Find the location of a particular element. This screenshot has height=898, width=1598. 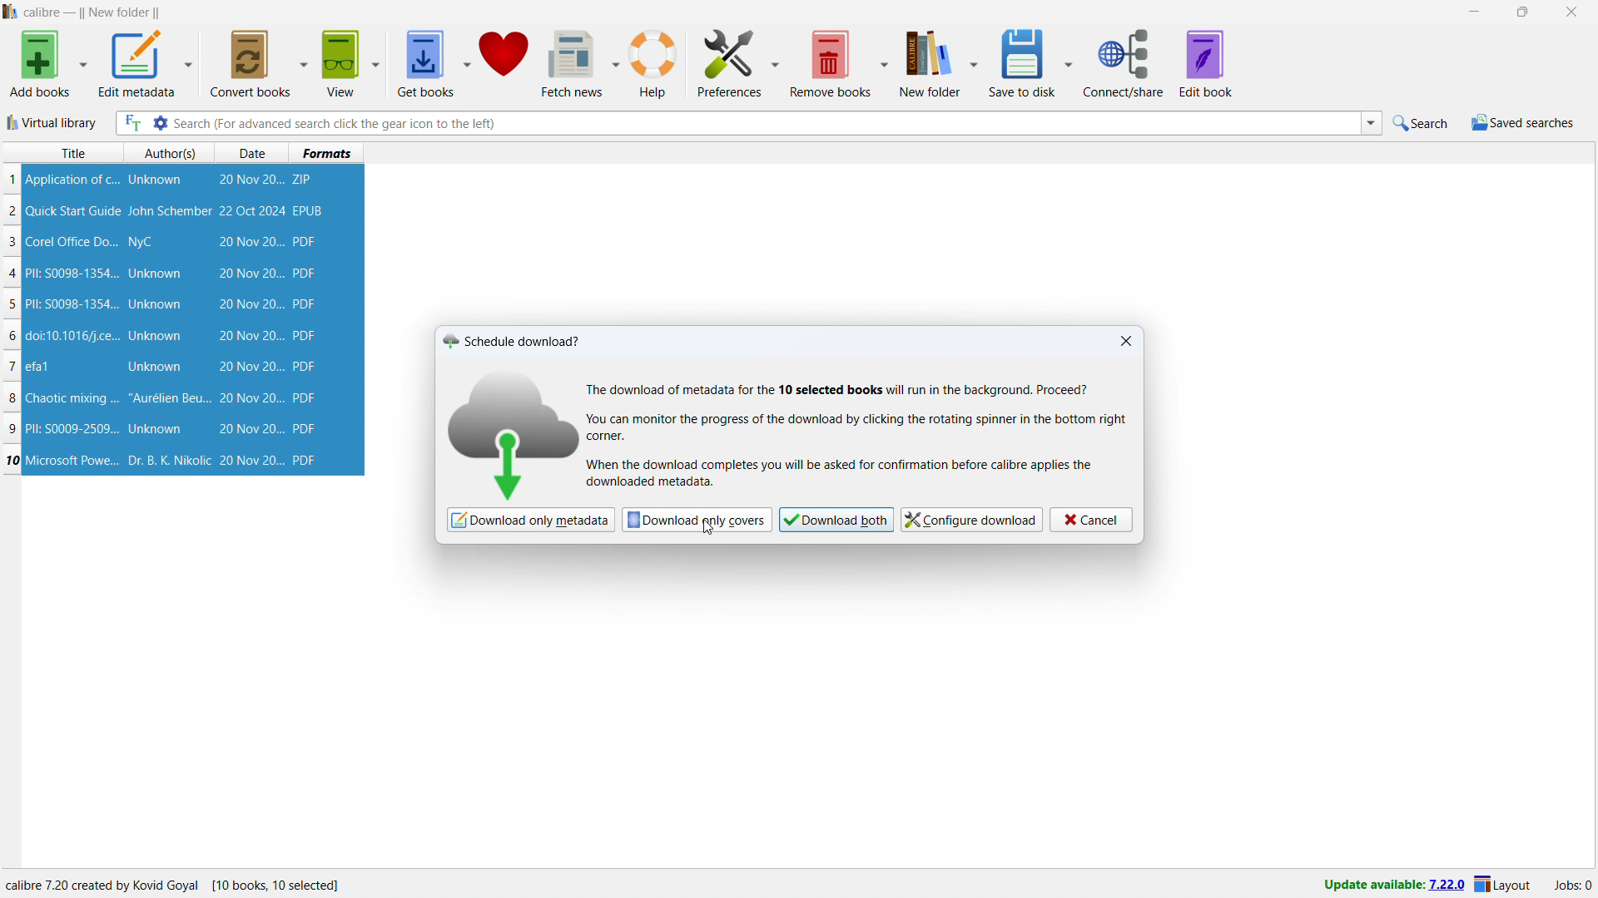

EPUB is located at coordinates (310, 210).